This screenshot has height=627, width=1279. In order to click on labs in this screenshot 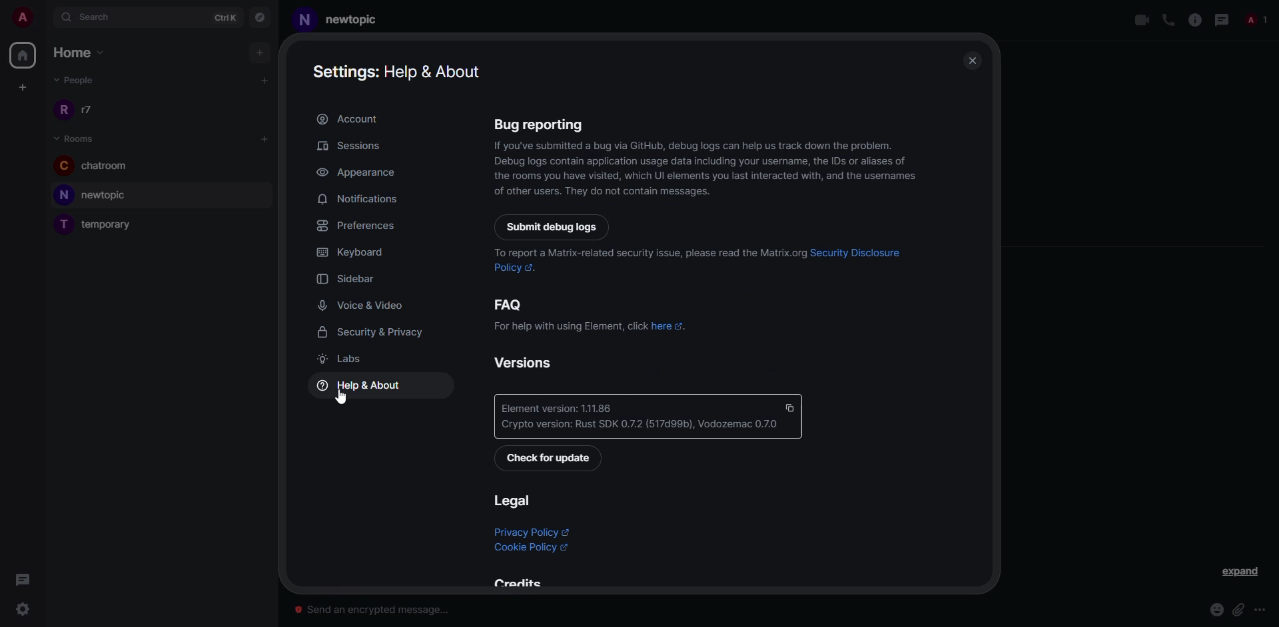, I will do `click(344, 360)`.